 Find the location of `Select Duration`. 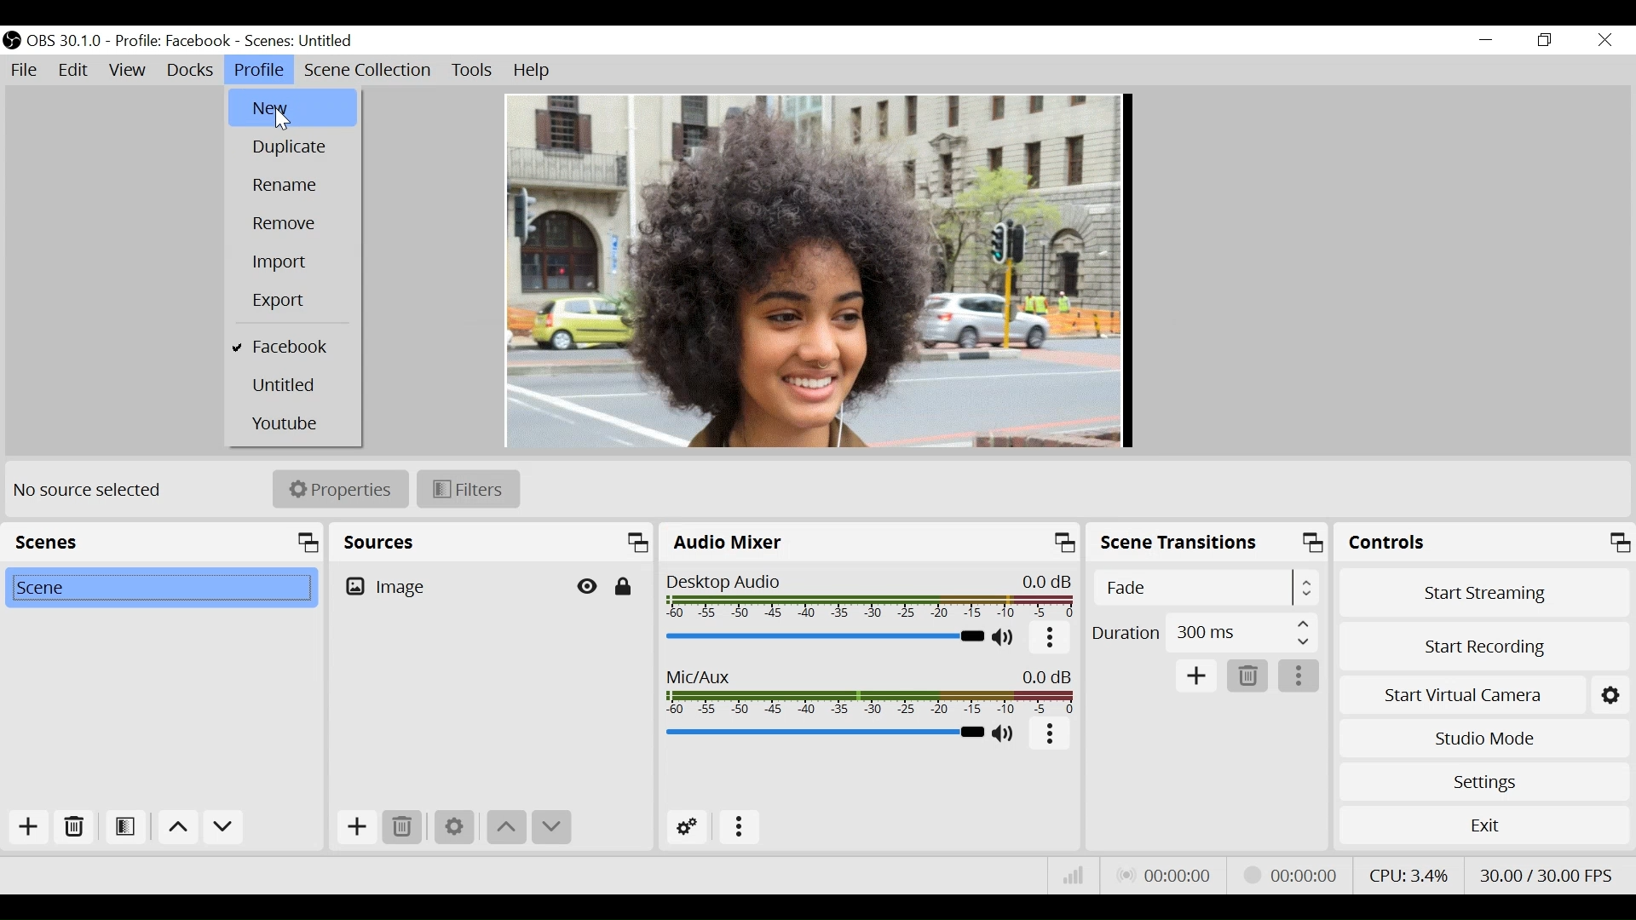

Select Duration is located at coordinates (1205, 631).